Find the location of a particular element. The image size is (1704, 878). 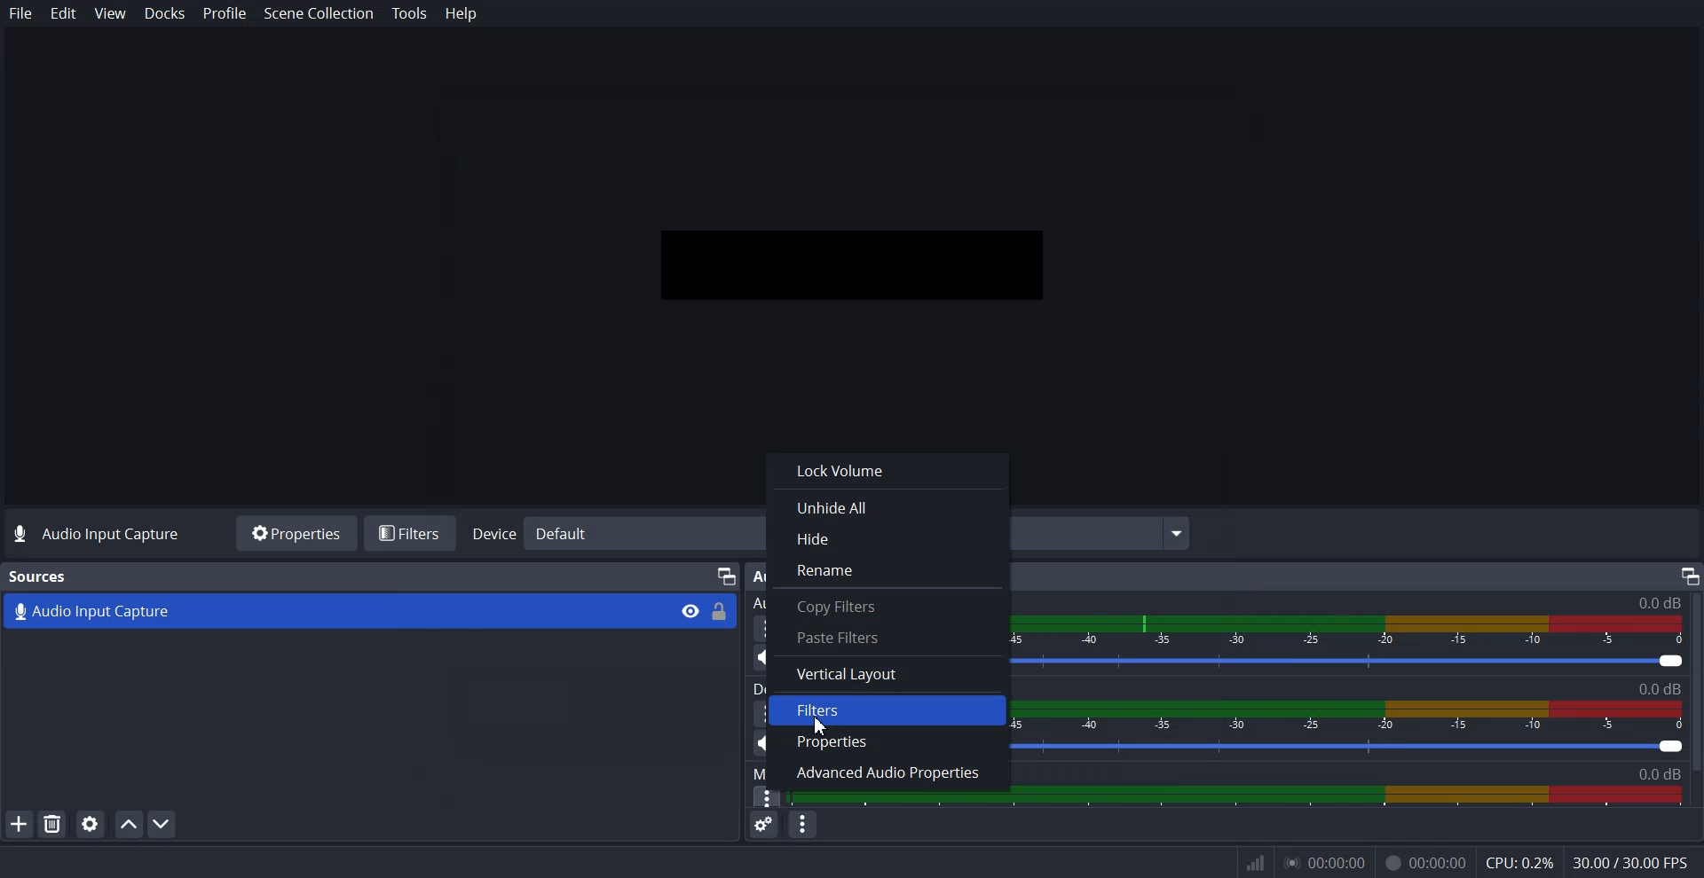

Volume level adjuster is located at coordinates (1363, 663).